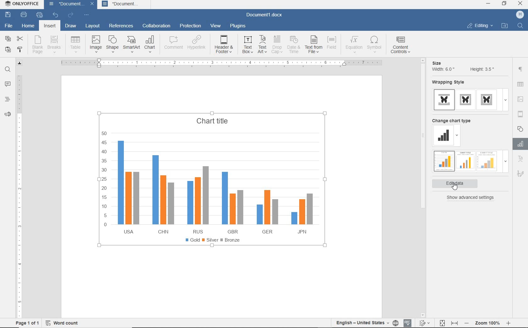 The width and height of the screenshot is (528, 328). I want to click on paragraph settings, so click(520, 69).